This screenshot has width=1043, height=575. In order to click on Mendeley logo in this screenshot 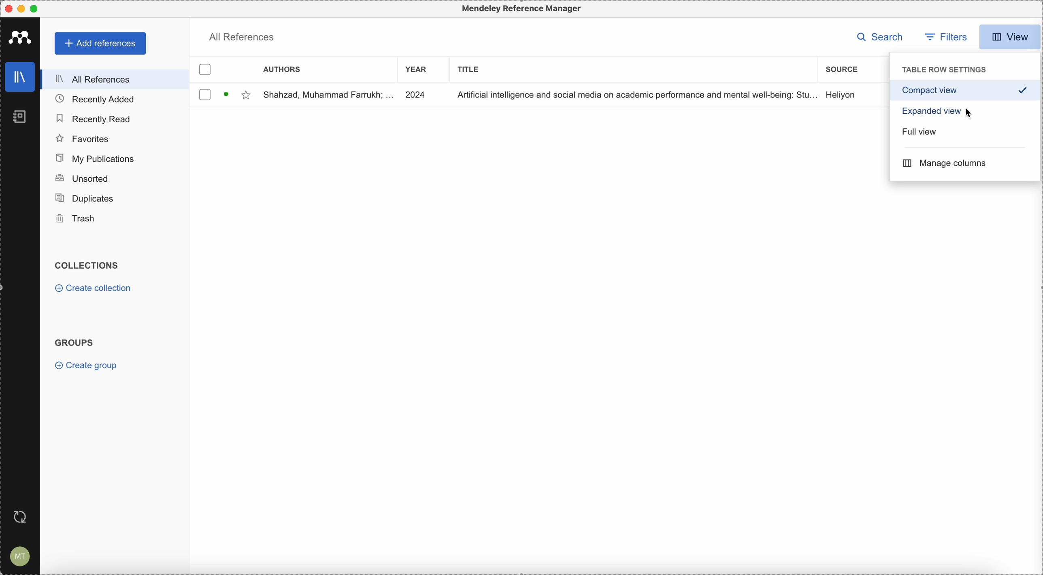, I will do `click(20, 36)`.